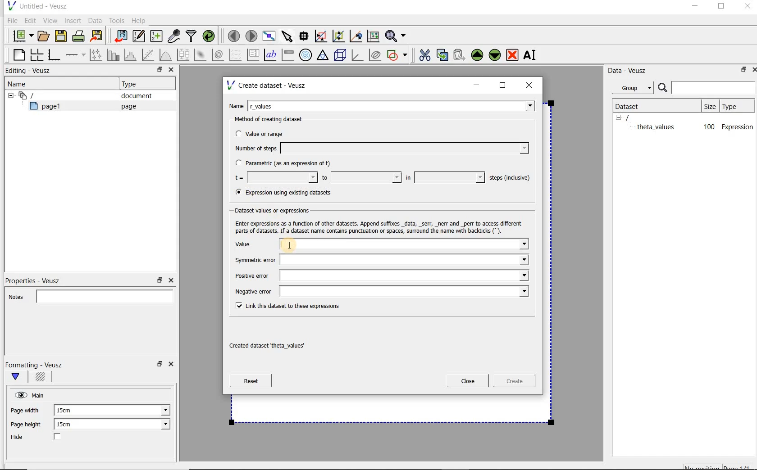 The image size is (757, 470). What do you see at coordinates (444, 177) in the screenshot?
I see `in ` at bounding box center [444, 177].